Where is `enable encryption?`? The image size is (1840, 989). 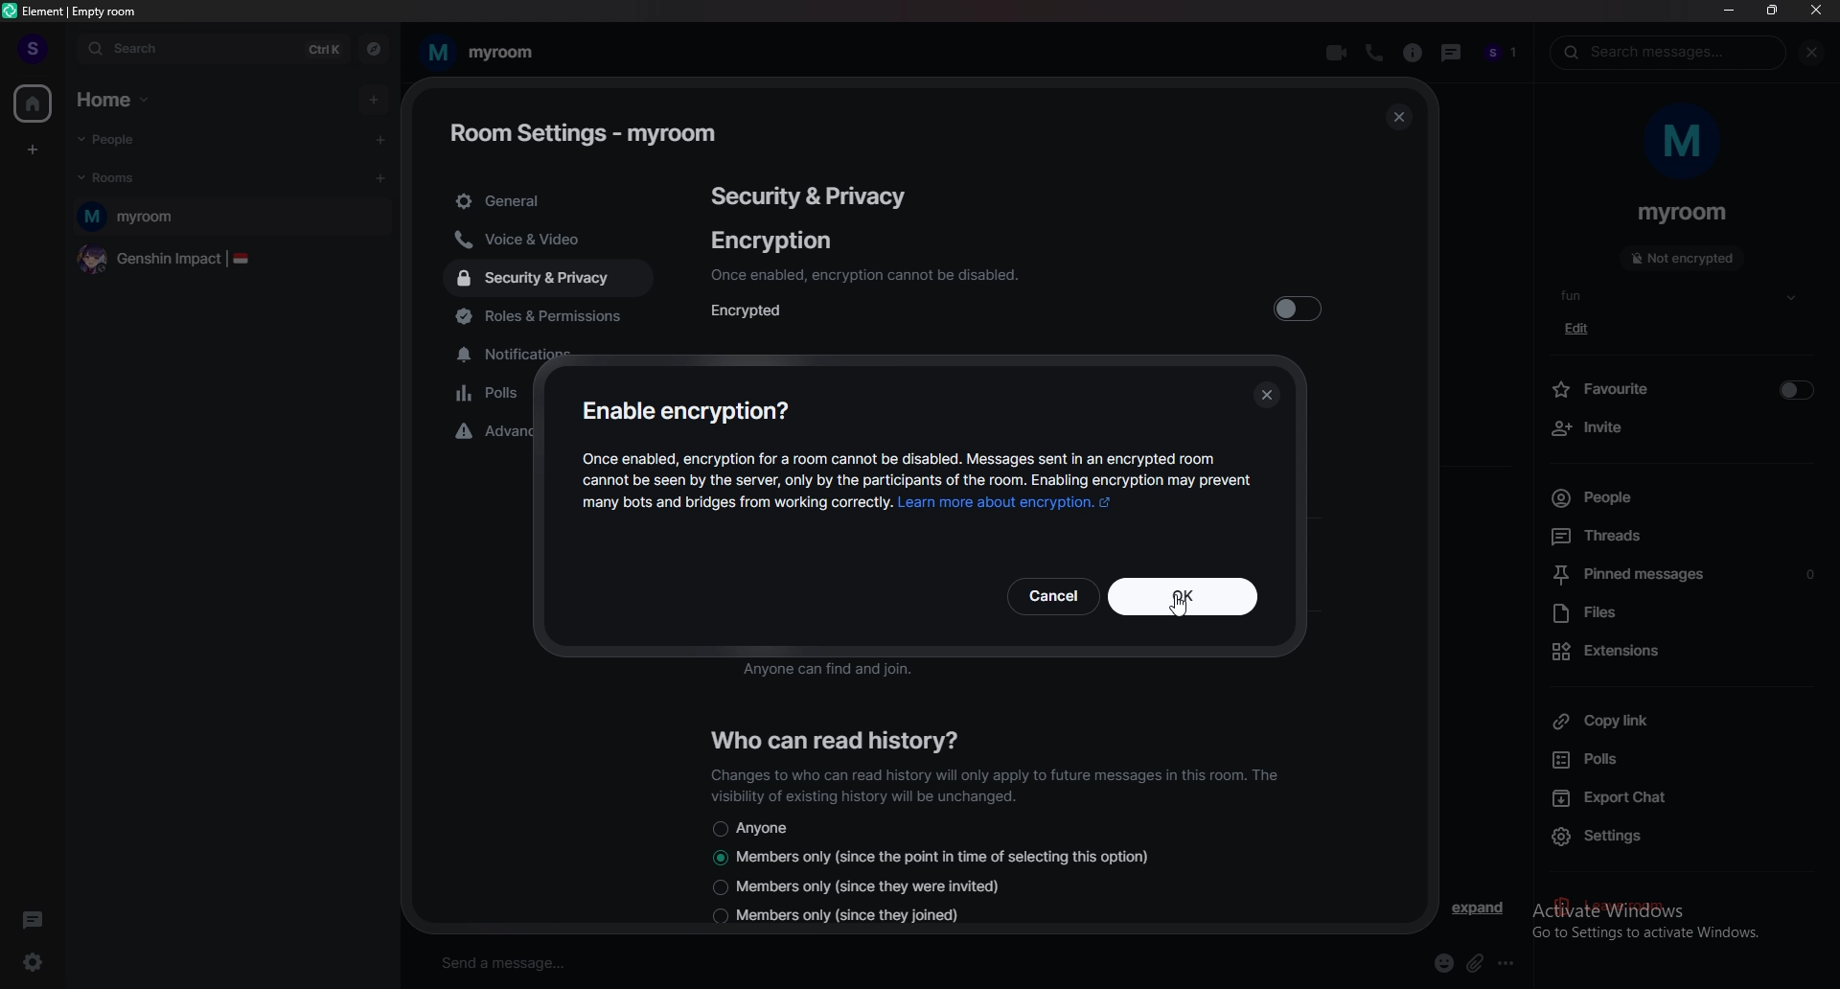 enable encryption? is located at coordinates (691, 410).